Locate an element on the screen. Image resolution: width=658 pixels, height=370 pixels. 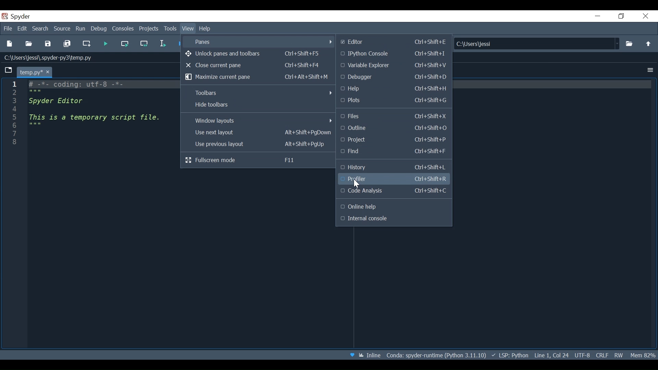
Internal Console is located at coordinates (394, 219).